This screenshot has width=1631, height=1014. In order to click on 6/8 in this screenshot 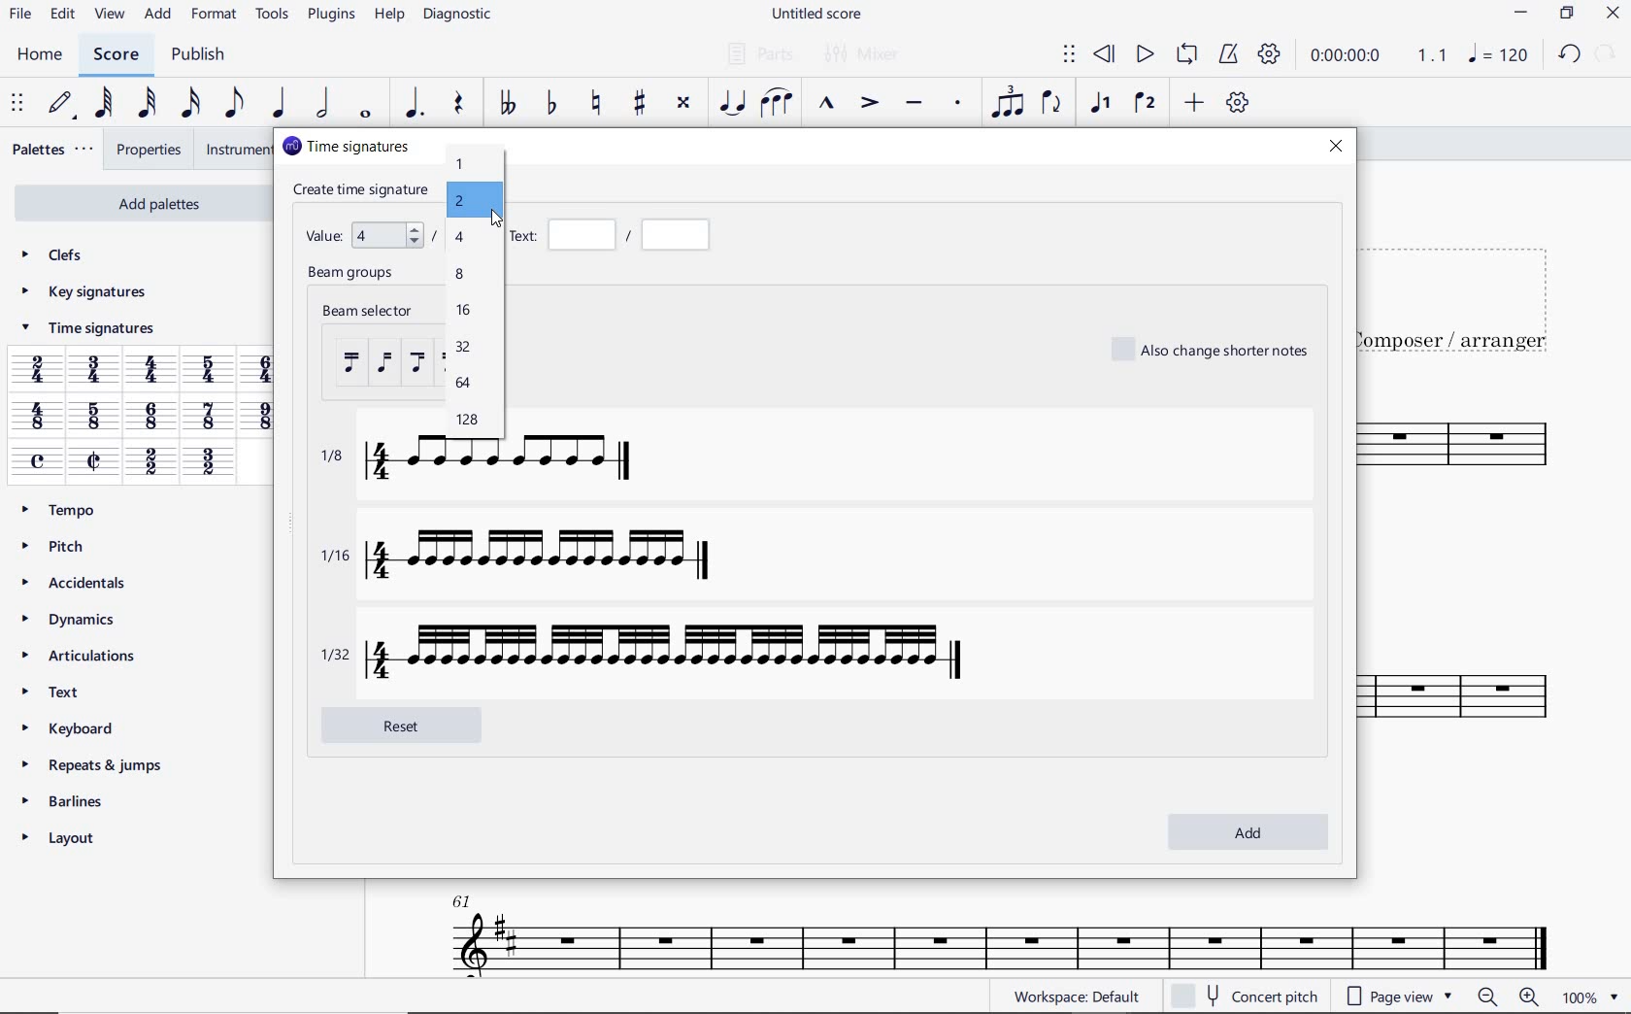, I will do `click(152, 417)`.